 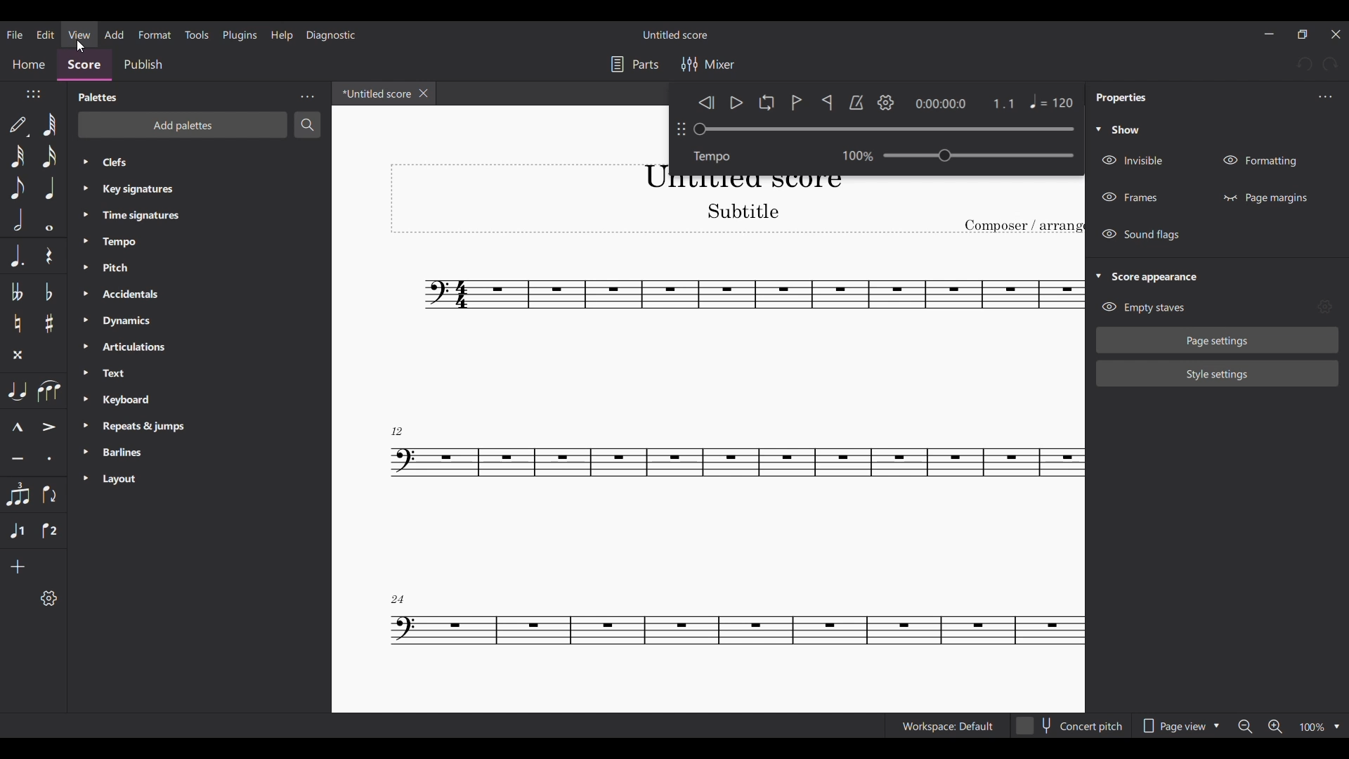 What do you see at coordinates (424, 93) in the screenshot?
I see `Close current score` at bounding box center [424, 93].